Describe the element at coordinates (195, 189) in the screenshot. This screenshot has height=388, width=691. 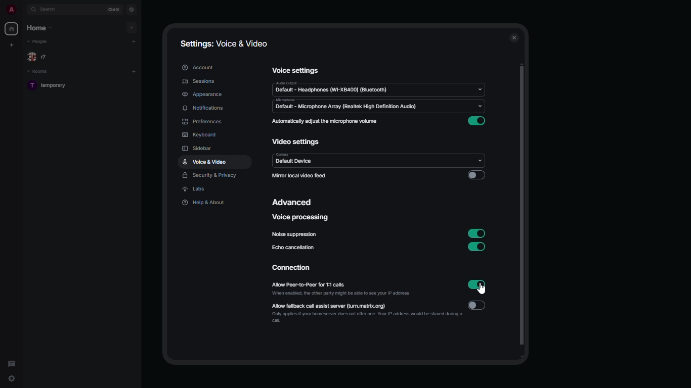
I see `labs` at that location.